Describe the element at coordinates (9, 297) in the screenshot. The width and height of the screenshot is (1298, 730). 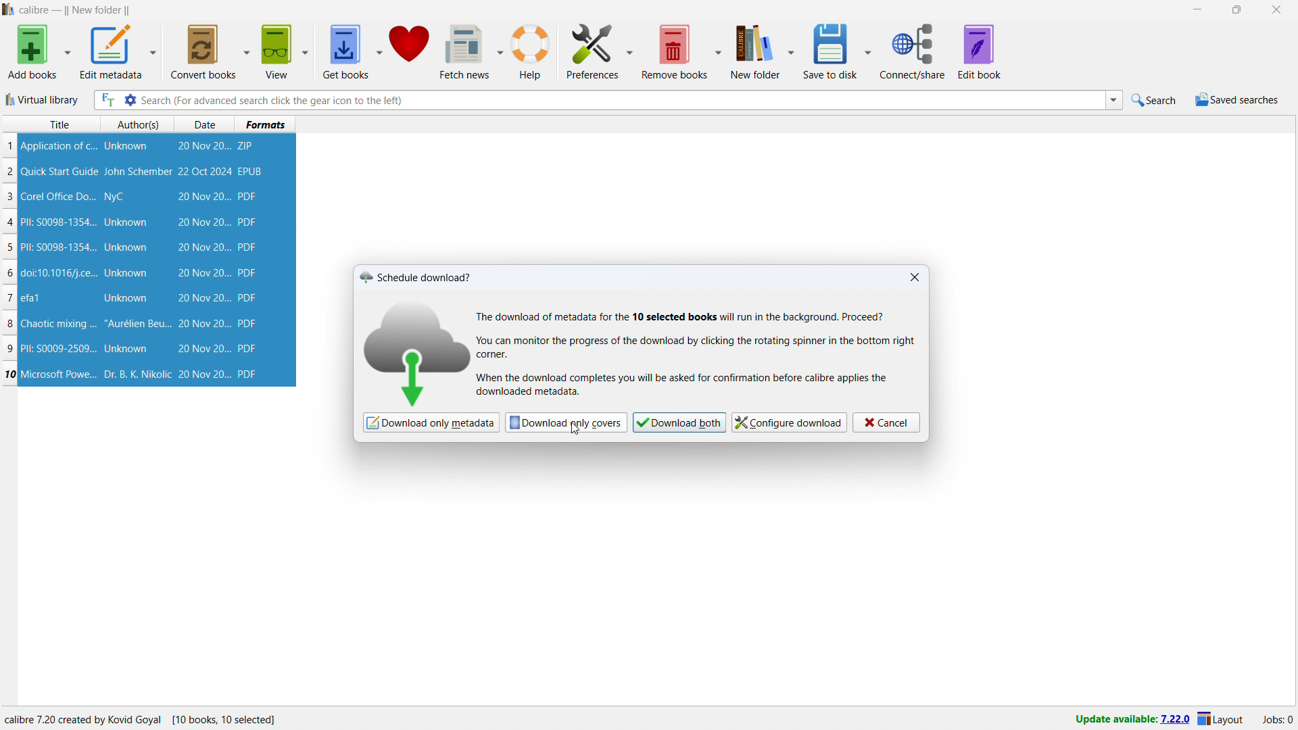
I see `7` at that location.